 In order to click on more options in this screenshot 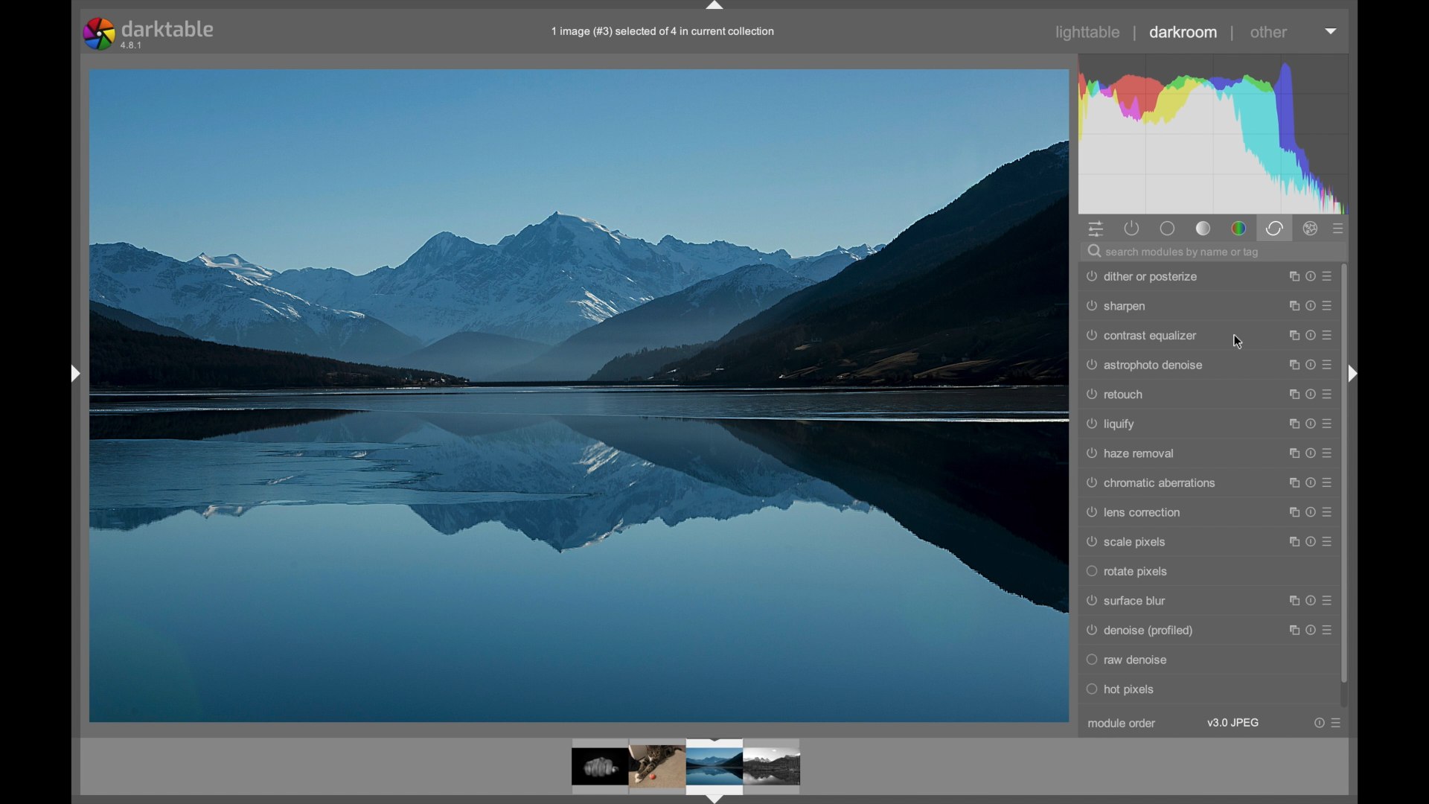, I will do `click(1308, 335)`.